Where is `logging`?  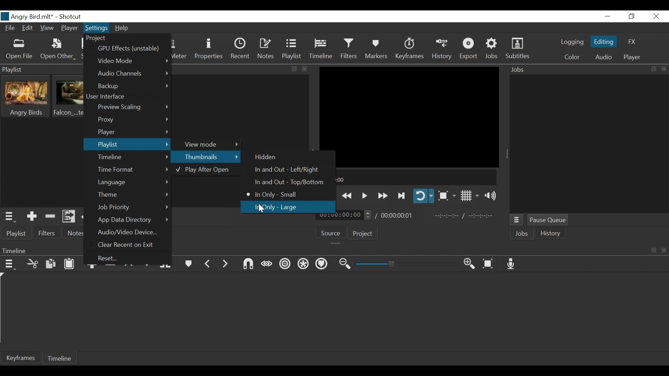 logging is located at coordinates (571, 42).